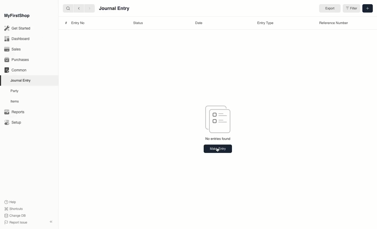  I want to click on Purchases, so click(18, 60).